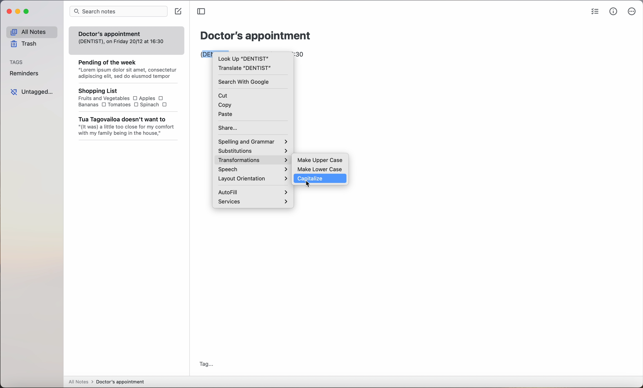  What do you see at coordinates (16, 62) in the screenshot?
I see `tags` at bounding box center [16, 62].